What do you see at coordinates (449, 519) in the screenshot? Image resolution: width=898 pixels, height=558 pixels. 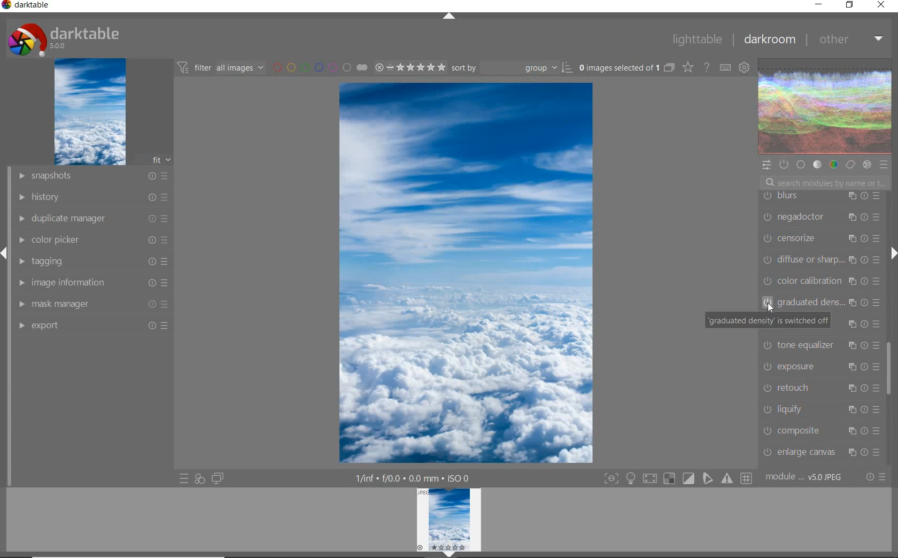 I see `IMAGE PREVIEW` at bounding box center [449, 519].